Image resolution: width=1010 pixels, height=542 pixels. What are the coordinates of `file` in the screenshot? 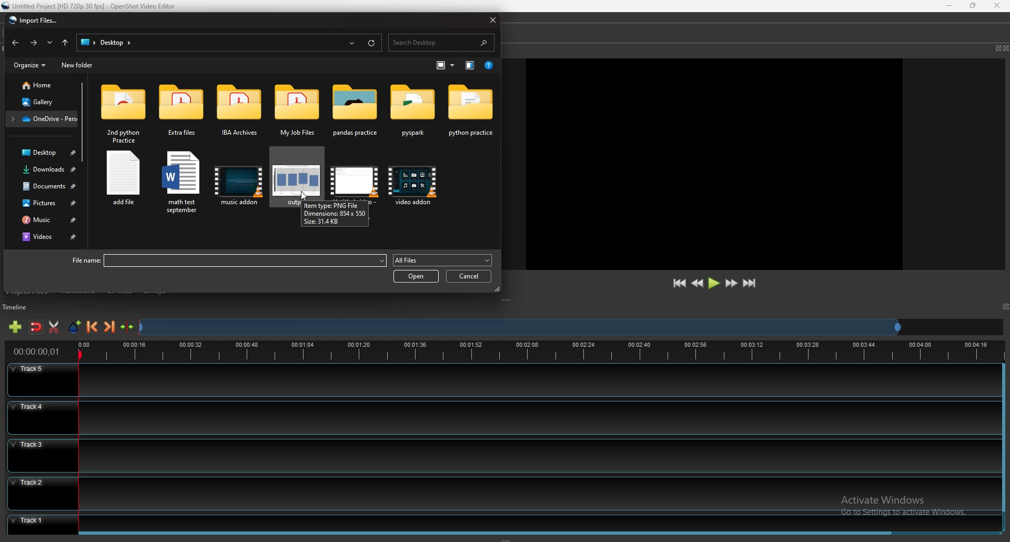 It's located at (354, 175).